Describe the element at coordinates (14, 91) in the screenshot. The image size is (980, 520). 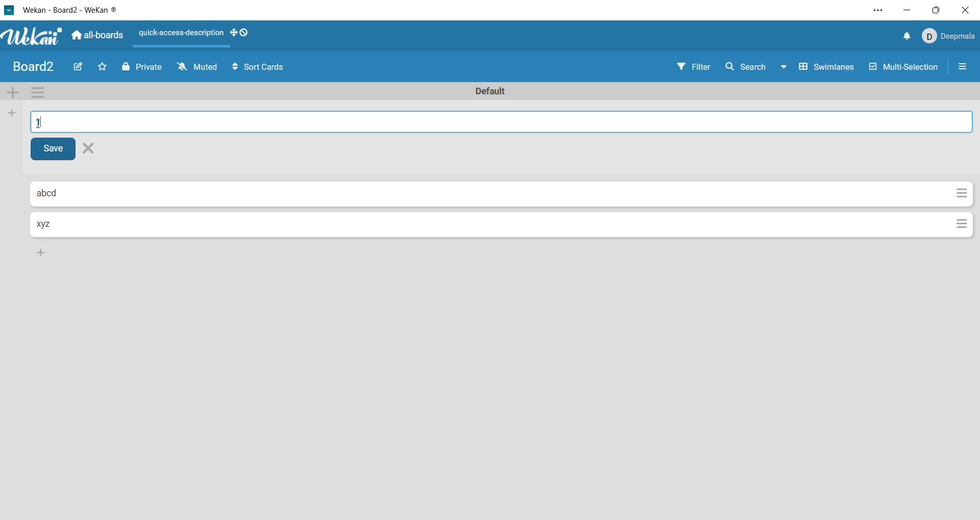
I see `add swimlane` at that location.